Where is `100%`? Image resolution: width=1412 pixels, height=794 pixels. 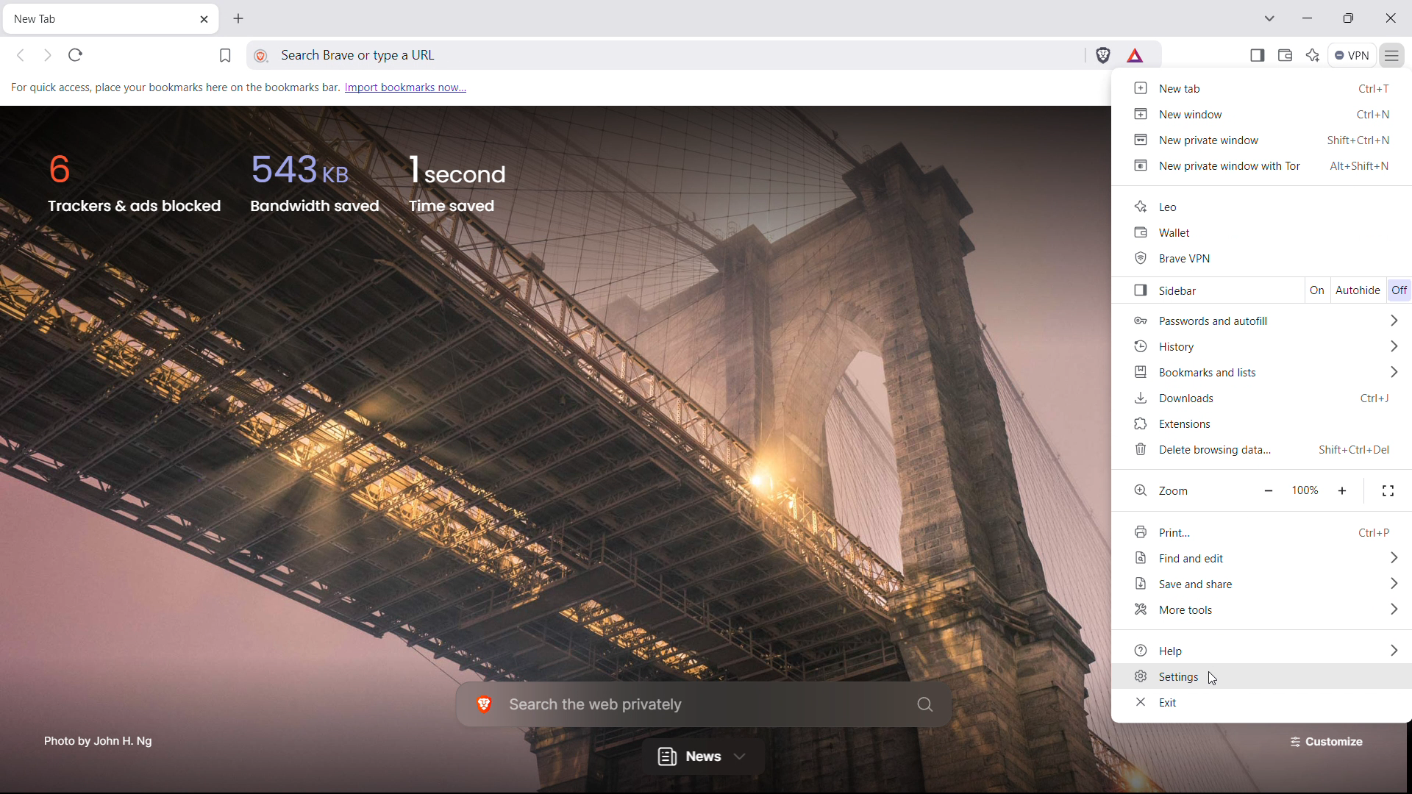
100% is located at coordinates (1306, 490).